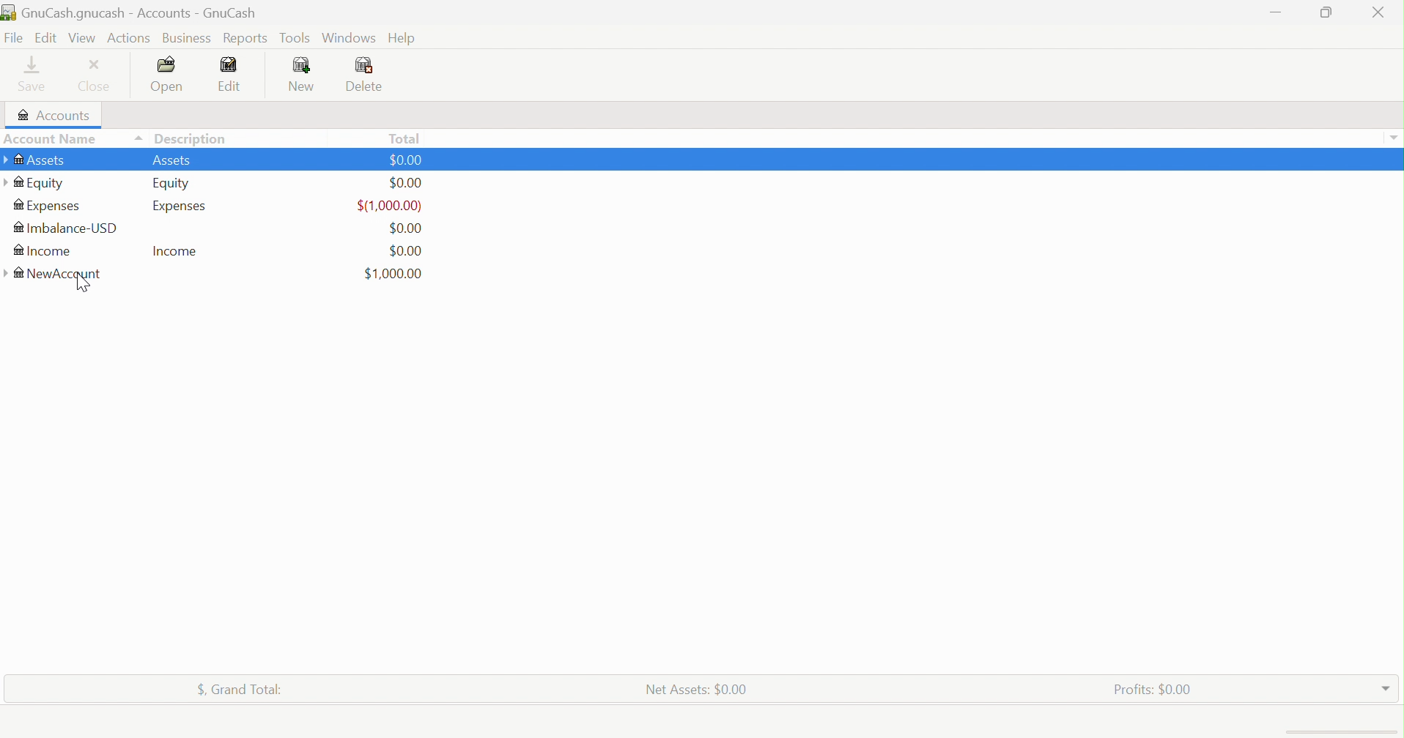 This screenshot has height=738, width=1404. Describe the element at coordinates (303, 75) in the screenshot. I see `New` at that location.